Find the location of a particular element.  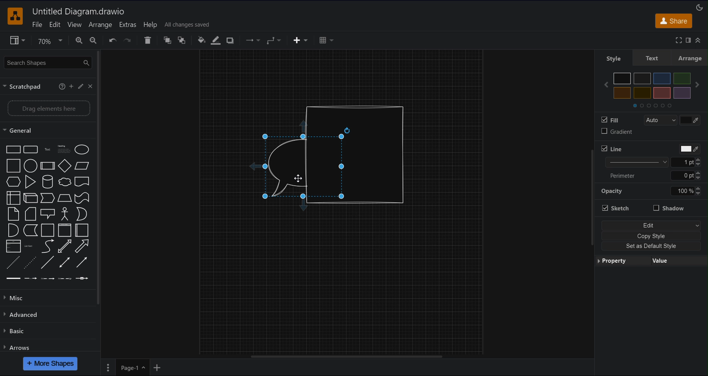

Manually input perimeter is located at coordinates (682, 175).